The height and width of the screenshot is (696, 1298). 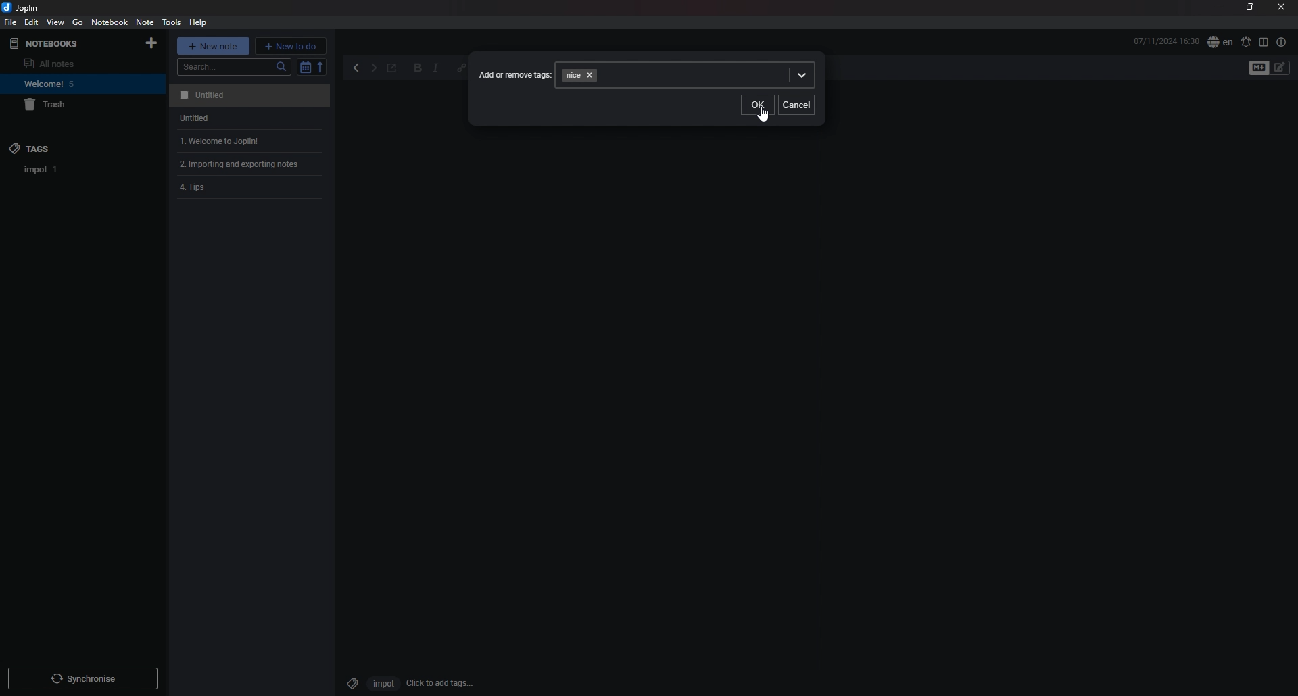 I want to click on Untitled, so click(x=247, y=95).